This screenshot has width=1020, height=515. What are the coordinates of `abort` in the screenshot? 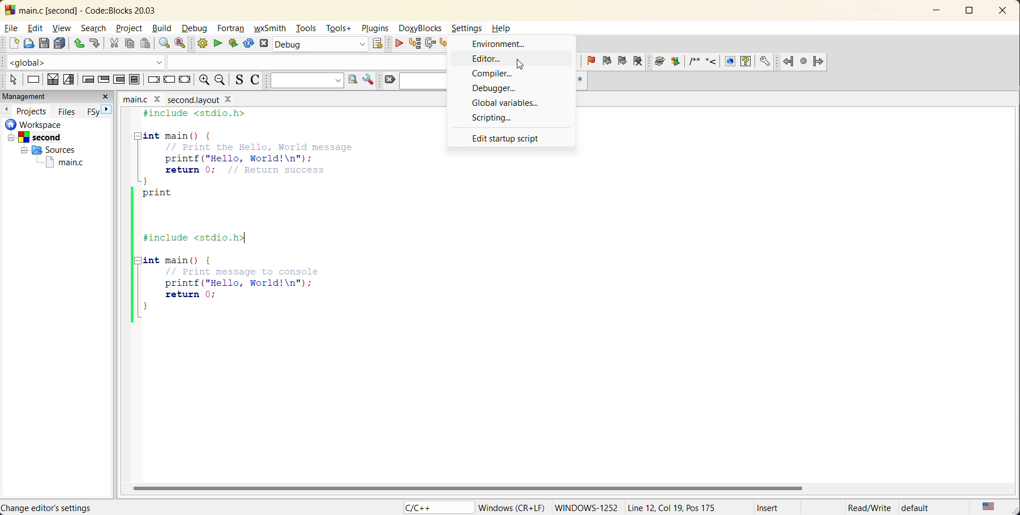 It's located at (266, 44).